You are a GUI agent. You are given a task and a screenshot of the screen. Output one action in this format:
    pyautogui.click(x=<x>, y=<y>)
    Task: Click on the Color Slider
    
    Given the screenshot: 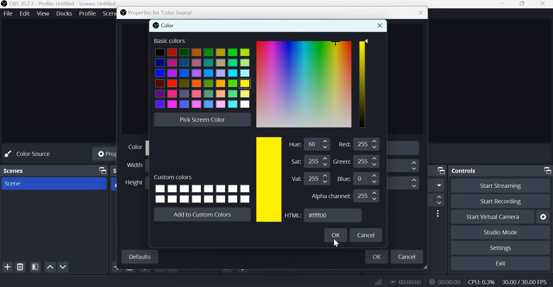 What is the action you would take?
    pyautogui.click(x=372, y=42)
    